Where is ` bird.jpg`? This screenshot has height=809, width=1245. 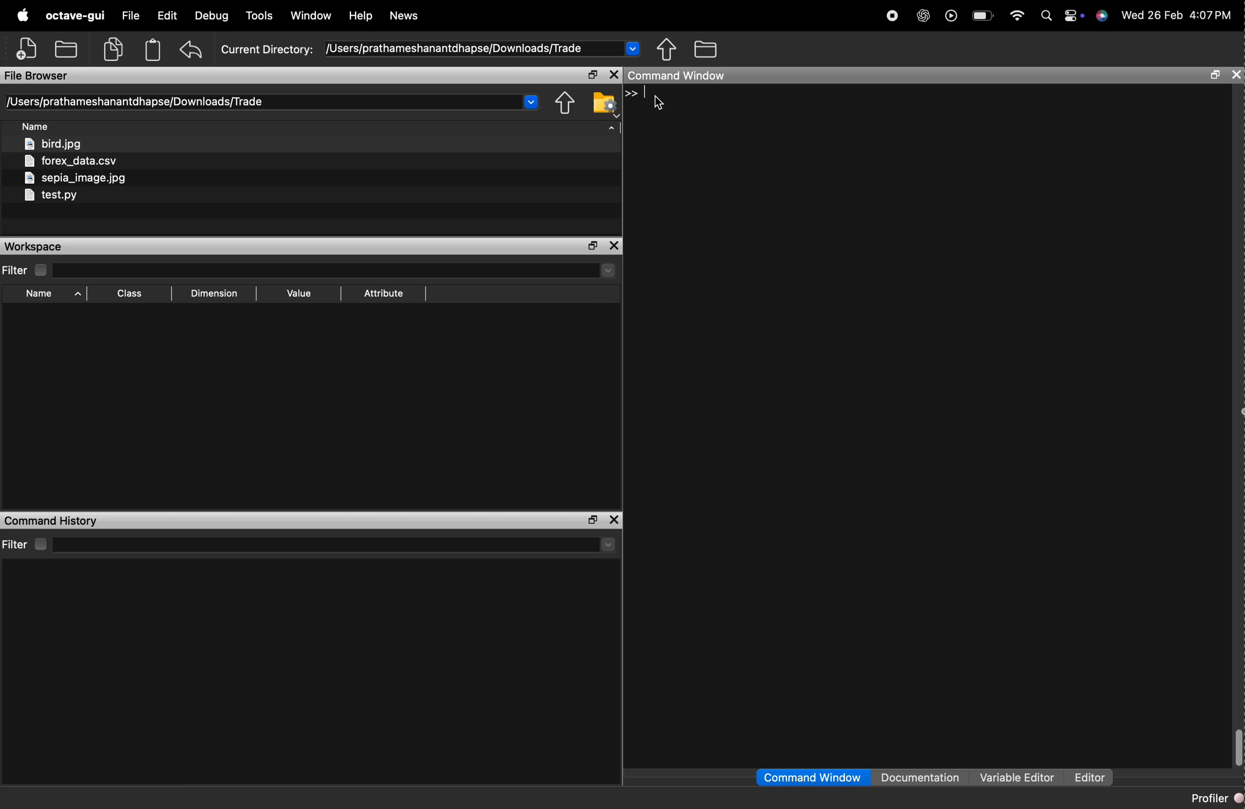
 bird.jpg is located at coordinates (52, 143).